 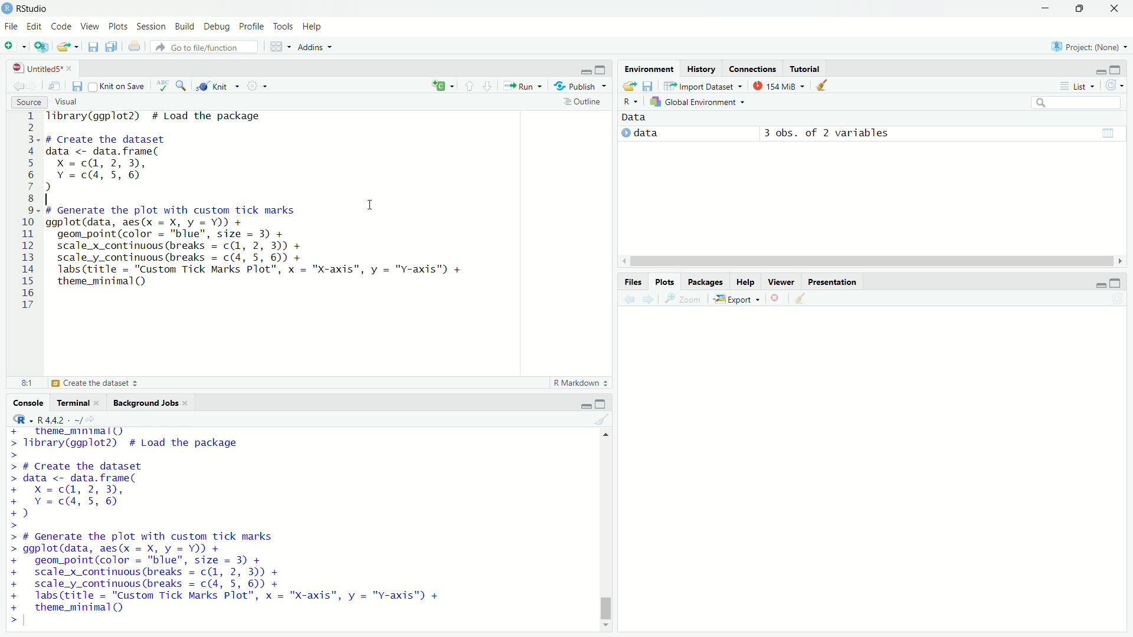 What do you see at coordinates (315, 26) in the screenshot?
I see `help` at bounding box center [315, 26].